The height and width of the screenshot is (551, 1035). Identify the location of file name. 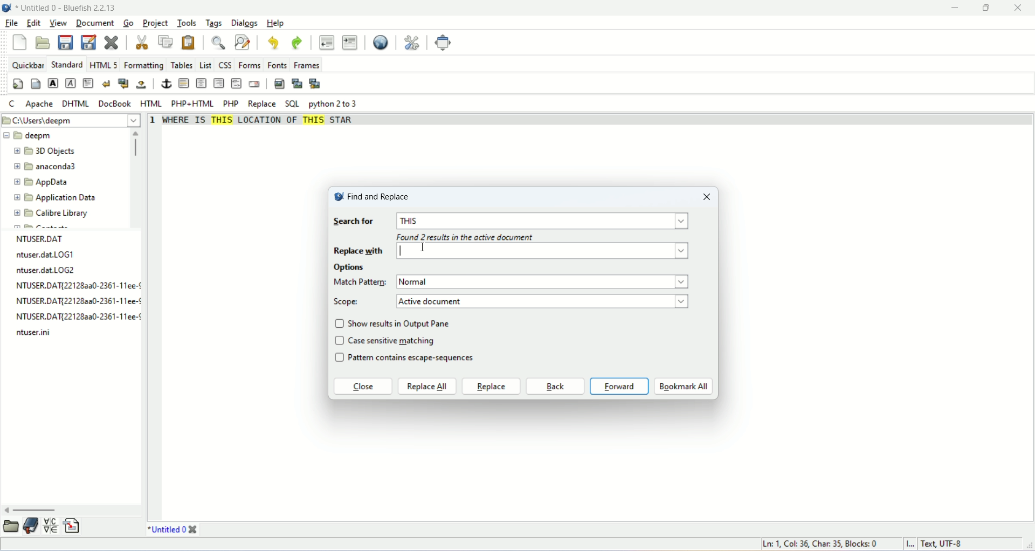
(80, 286).